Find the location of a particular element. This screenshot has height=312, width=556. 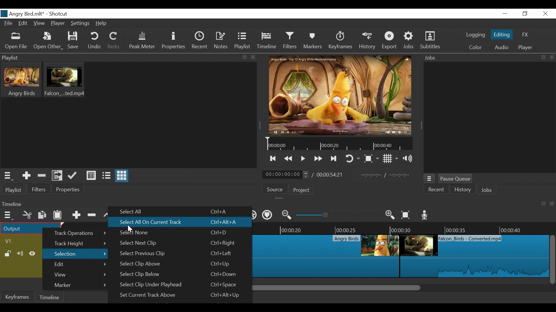

Ripple markers is located at coordinates (267, 215).